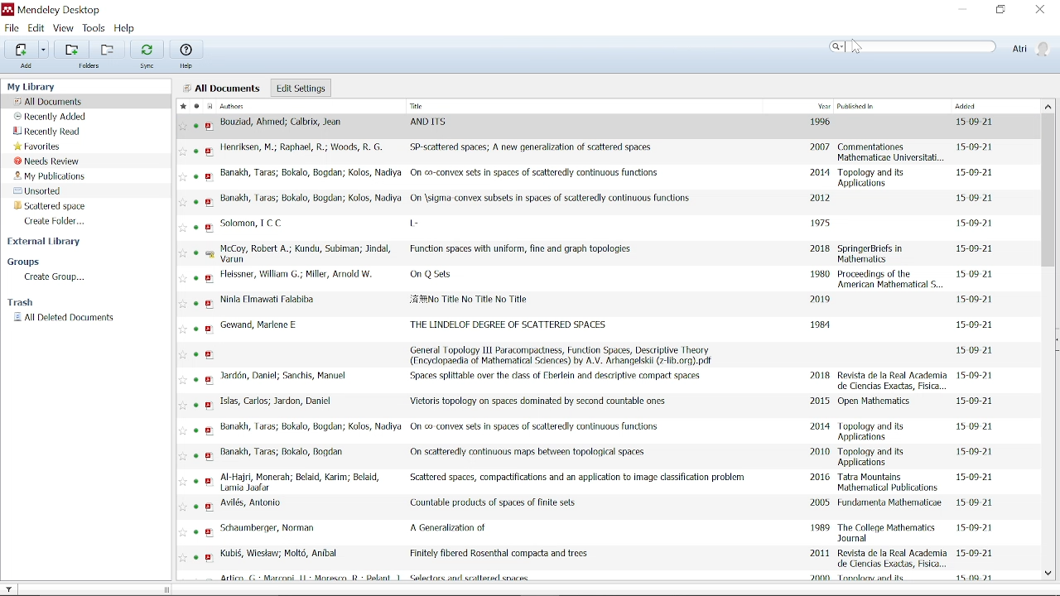 Image resolution: width=1060 pixels, height=596 pixels. What do you see at coordinates (183, 380) in the screenshot?
I see `Add to favorite` at bounding box center [183, 380].